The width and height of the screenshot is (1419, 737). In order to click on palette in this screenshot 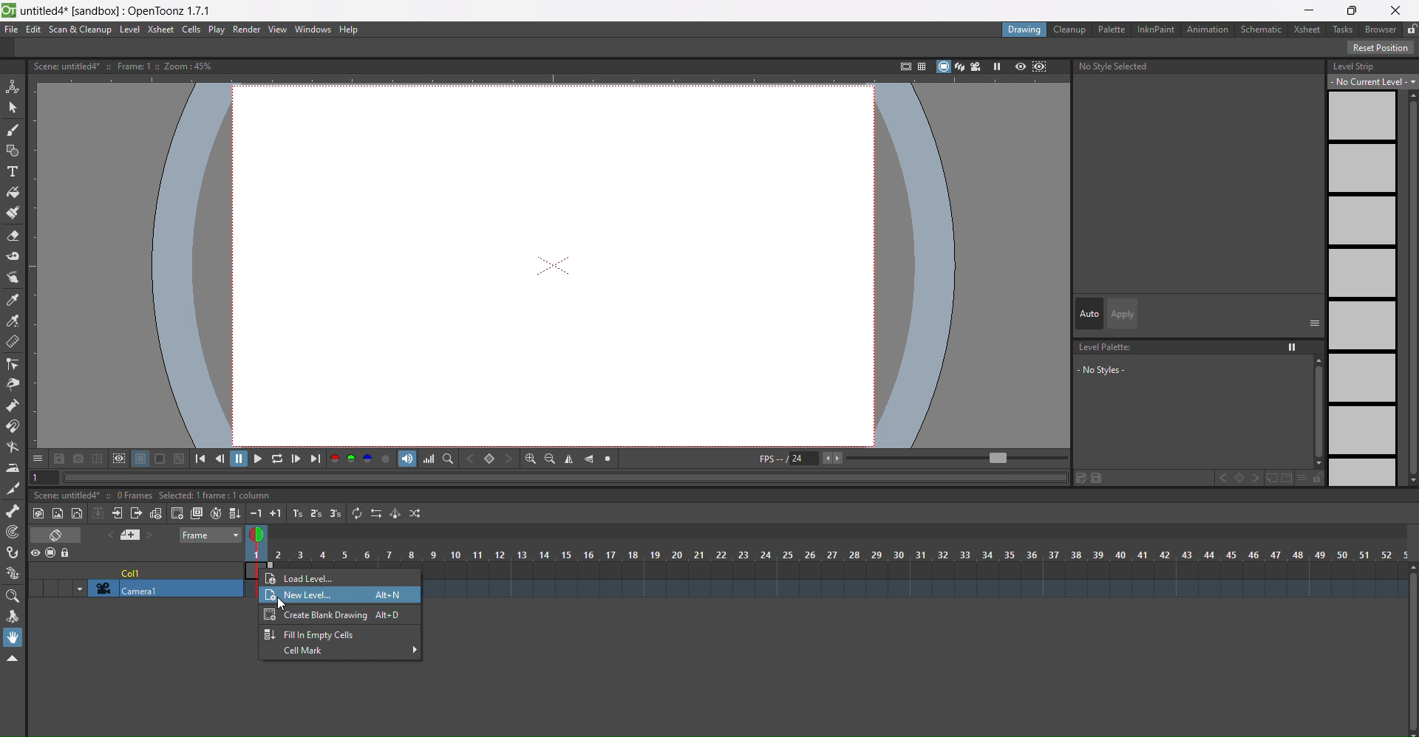, I will do `click(1110, 29)`.